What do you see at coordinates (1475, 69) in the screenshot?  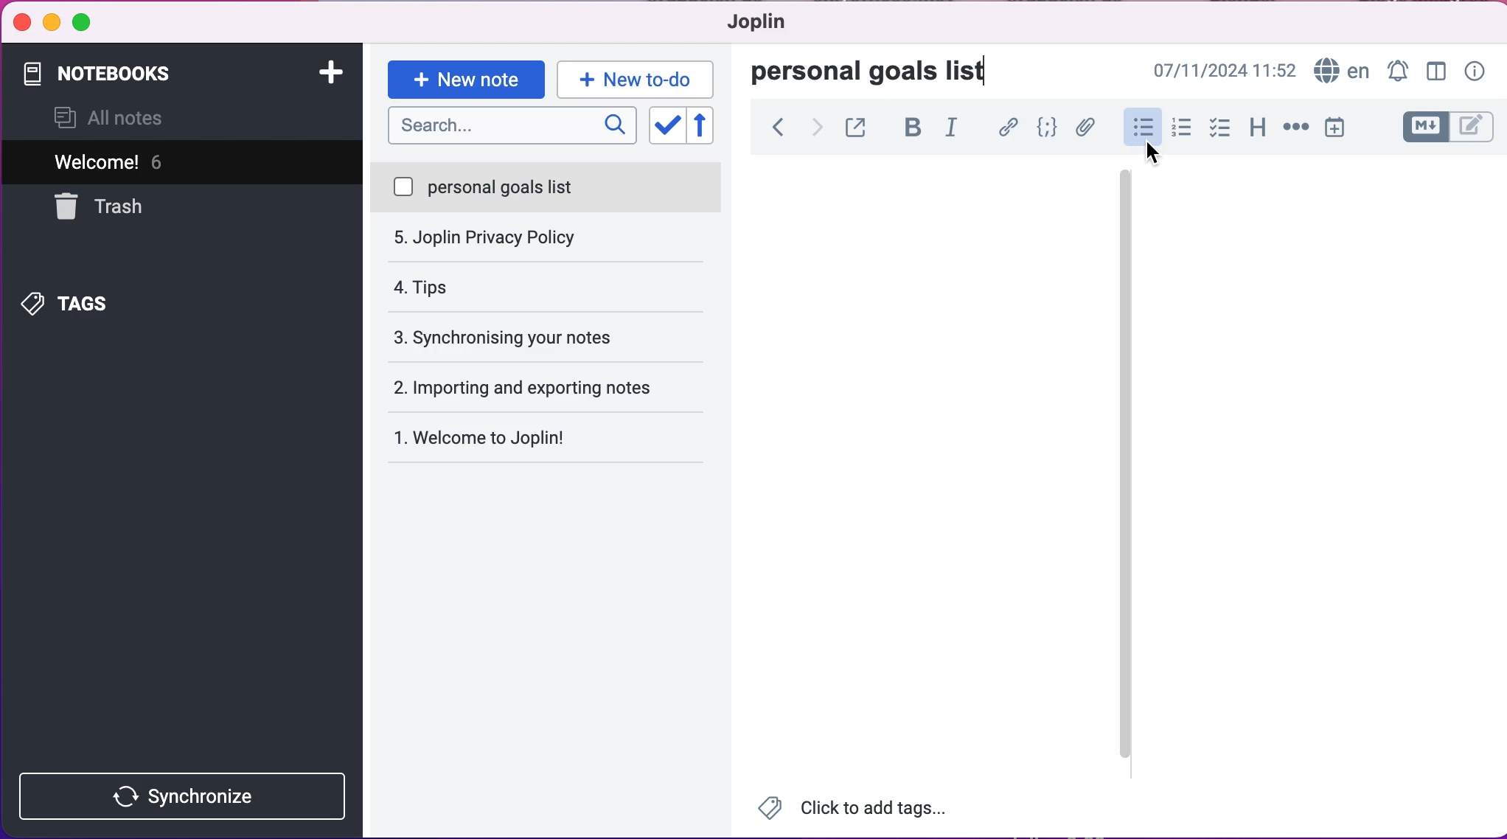 I see `note properties` at bounding box center [1475, 69].